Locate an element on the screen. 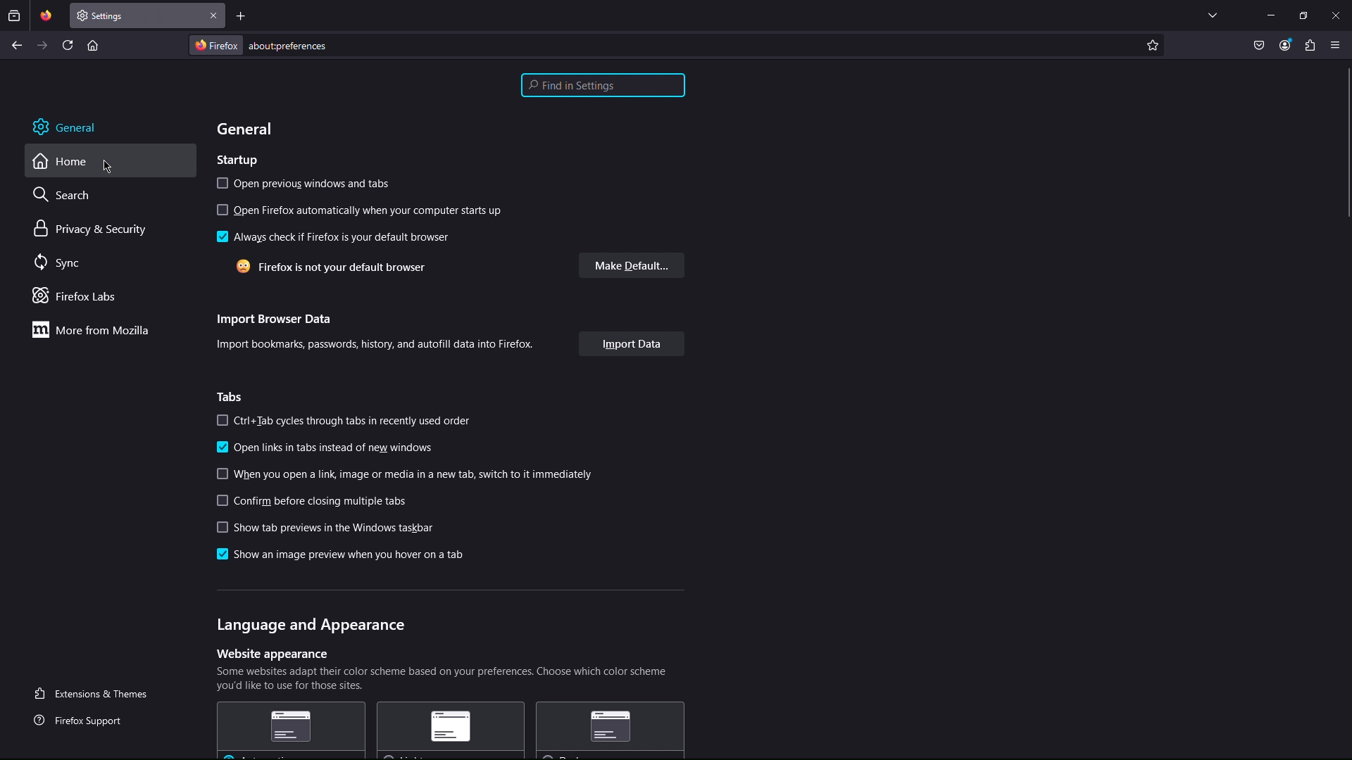  Minimize is located at coordinates (1270, 15).